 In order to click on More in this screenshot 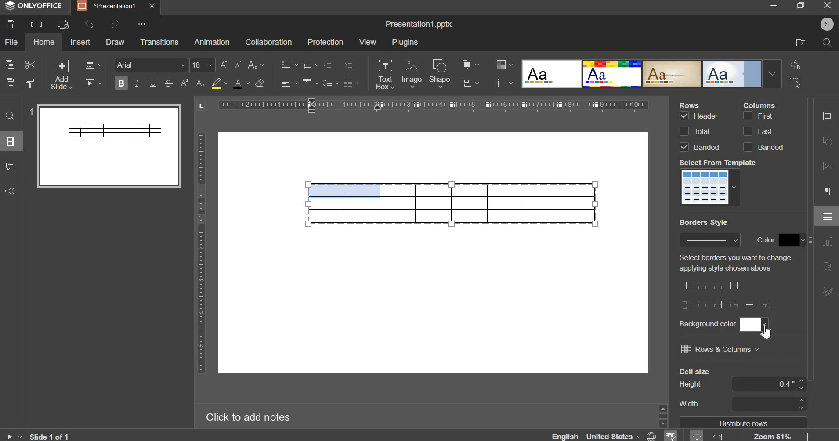, I will do `click(141, 24)`.